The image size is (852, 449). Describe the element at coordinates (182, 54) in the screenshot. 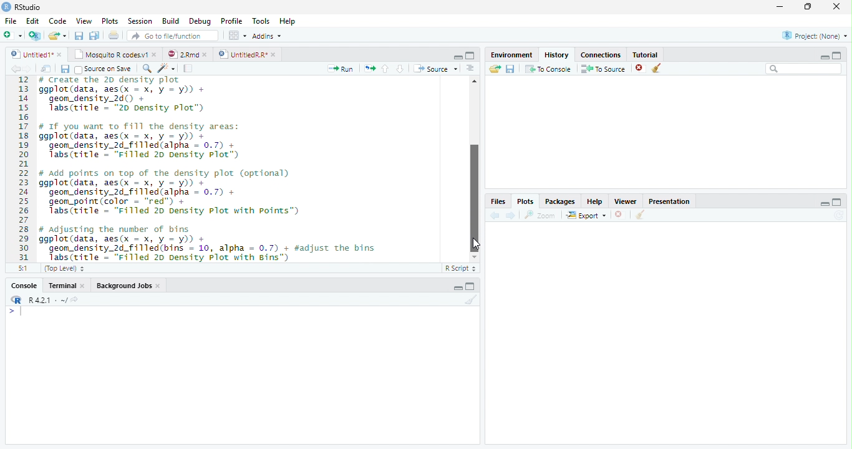

I see `2Rmd` at that location.